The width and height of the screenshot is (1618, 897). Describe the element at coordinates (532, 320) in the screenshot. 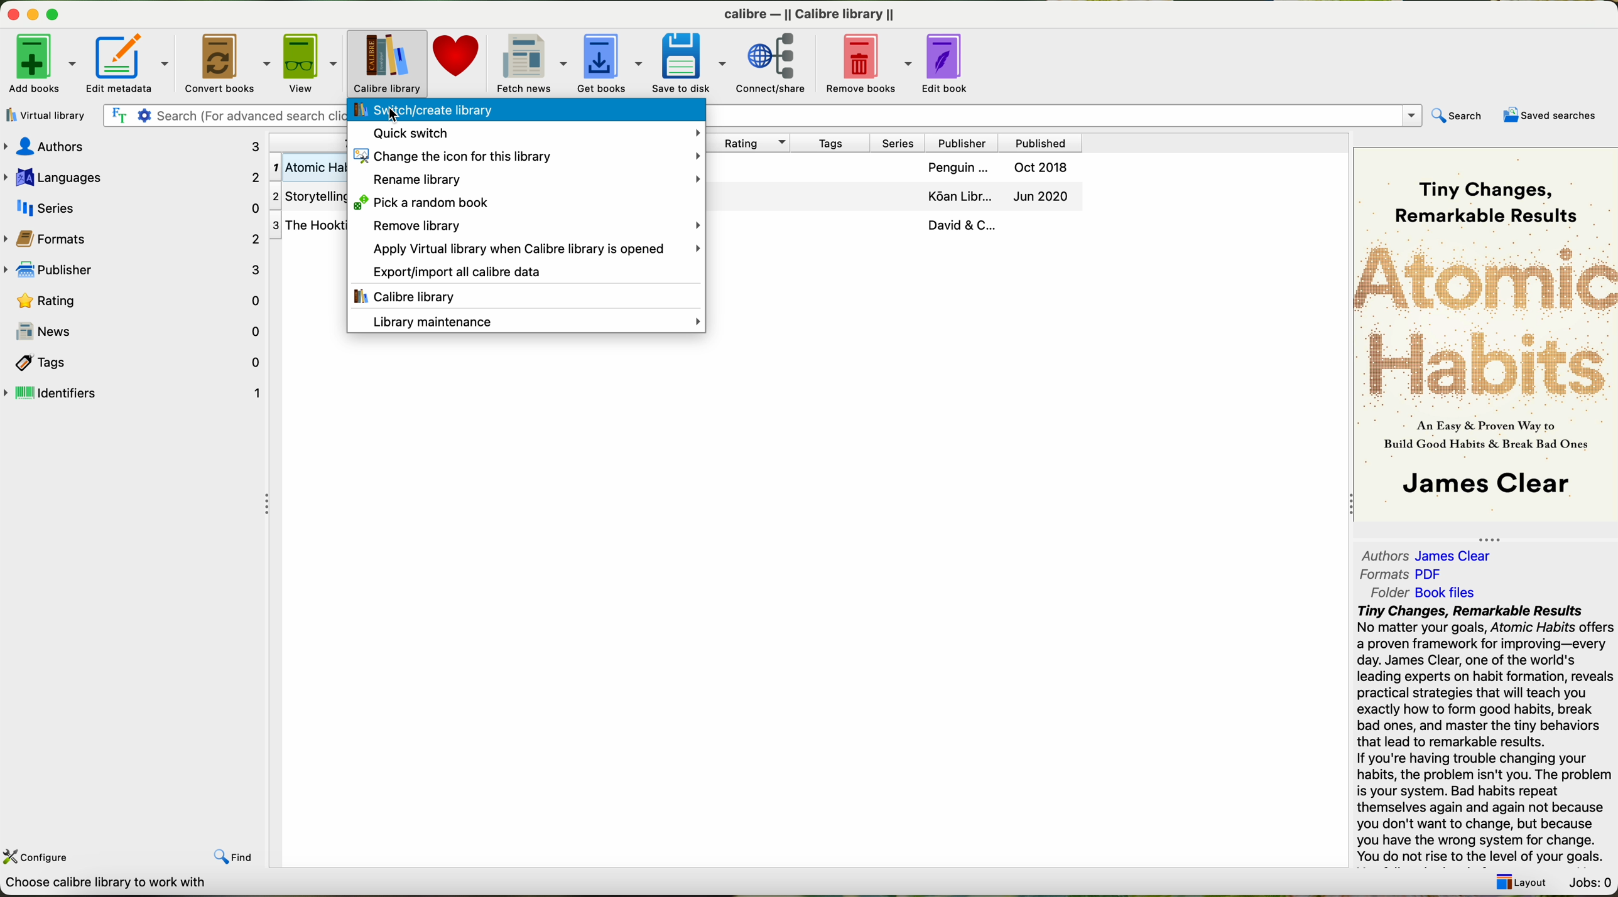

I see `library maintenance` at that location.